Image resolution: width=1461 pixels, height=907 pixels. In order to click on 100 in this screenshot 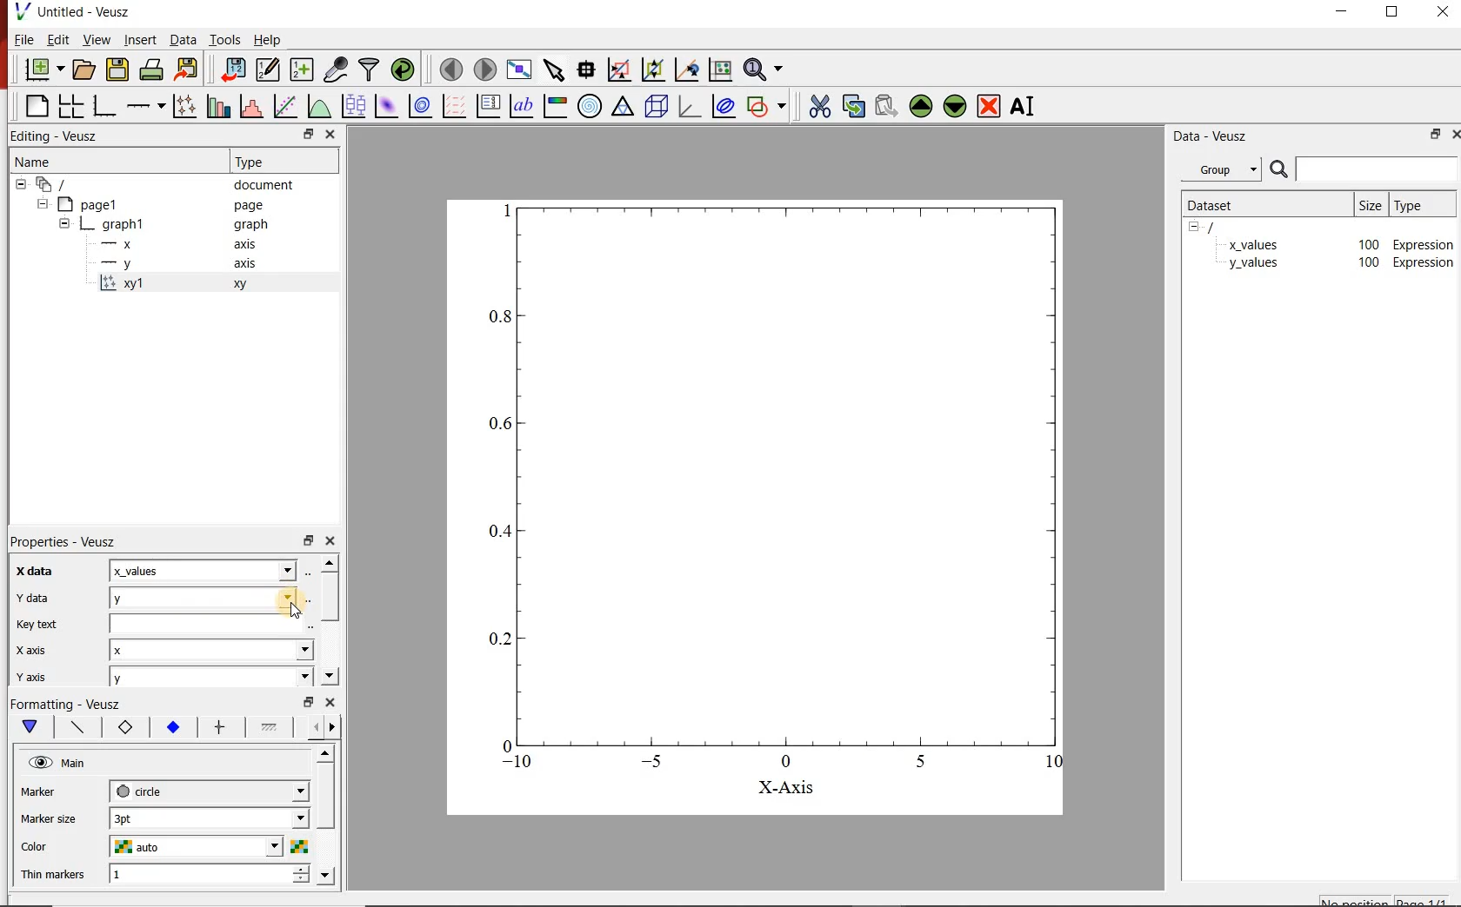, I will do `click(1367, 264)`.